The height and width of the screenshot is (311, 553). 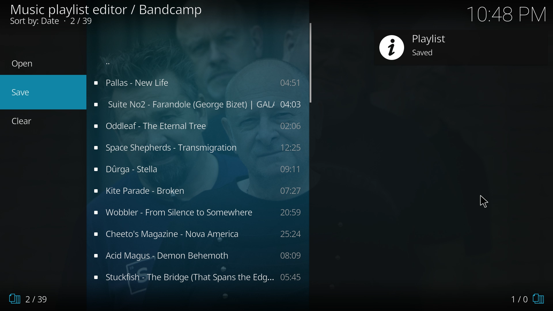 I want to click on song, so click(x=198, y=191).